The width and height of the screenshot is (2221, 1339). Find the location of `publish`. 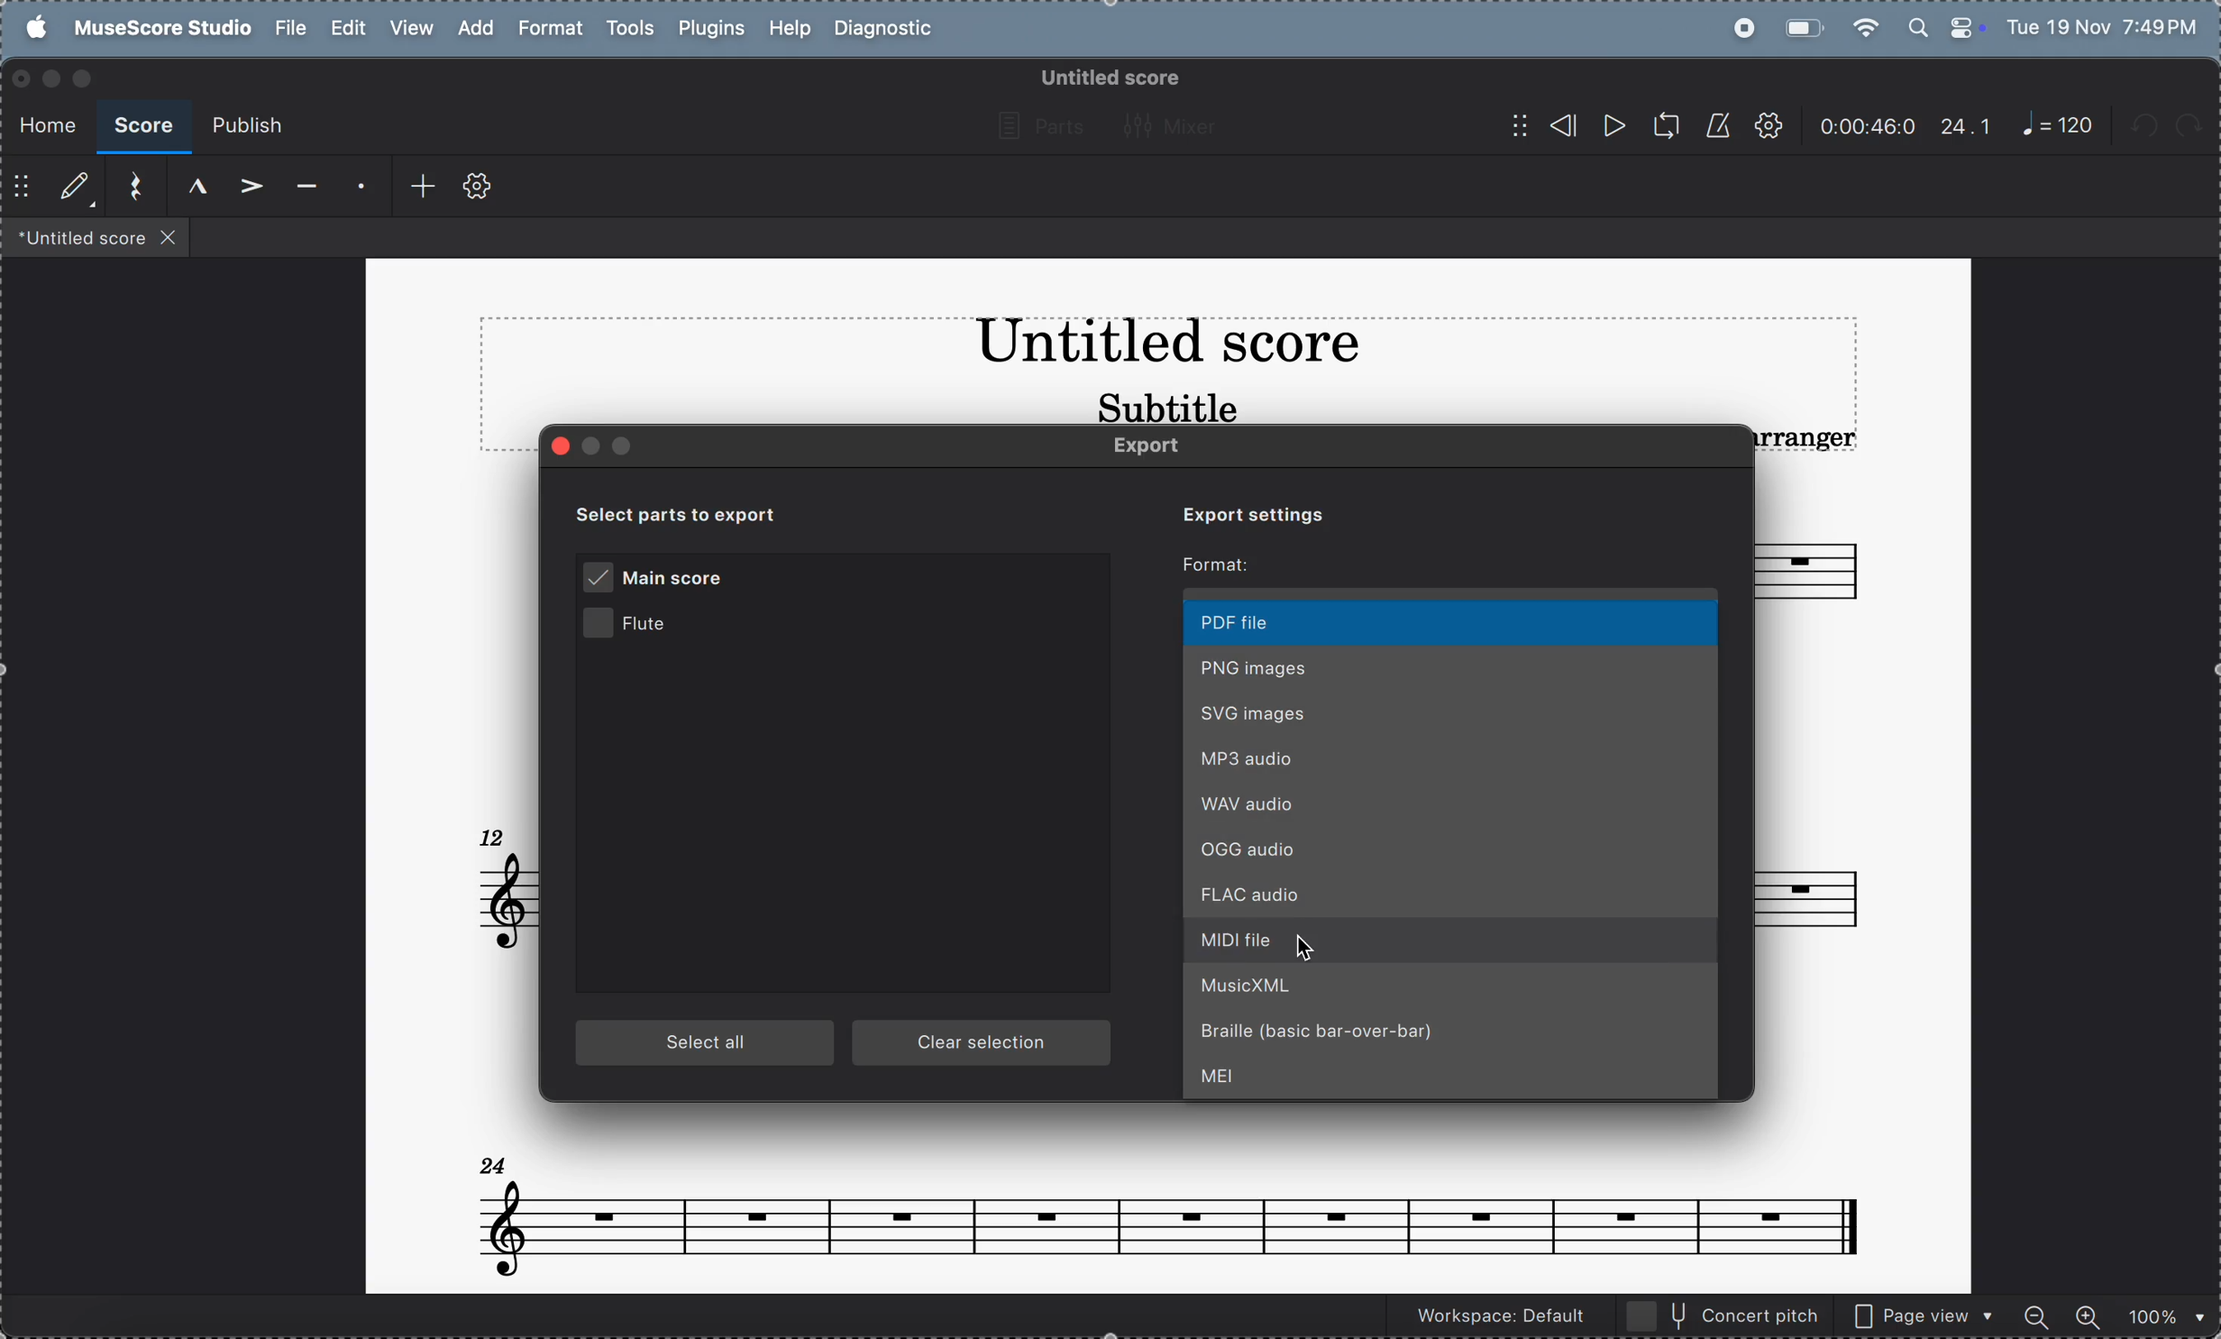

publish is located at coordinates (246, 127).